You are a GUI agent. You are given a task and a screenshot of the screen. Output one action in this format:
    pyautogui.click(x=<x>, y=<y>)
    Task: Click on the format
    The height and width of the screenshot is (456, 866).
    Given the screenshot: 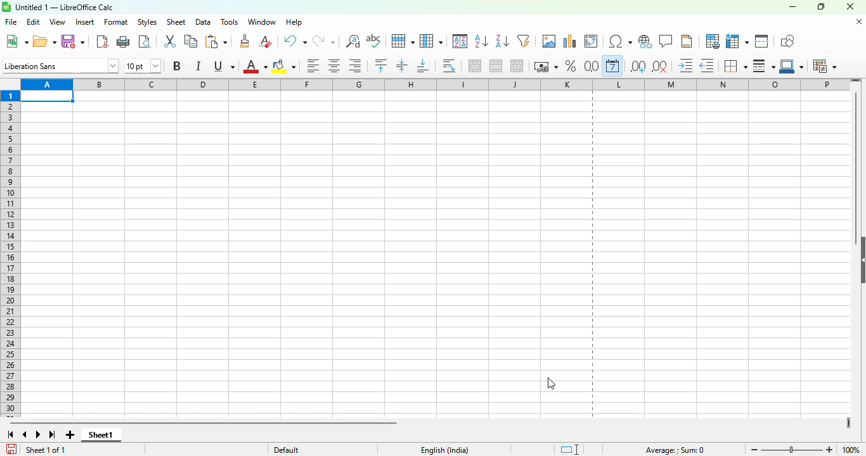 What is the action you would take?
    pyautogui.click(x=117, y=22)
    